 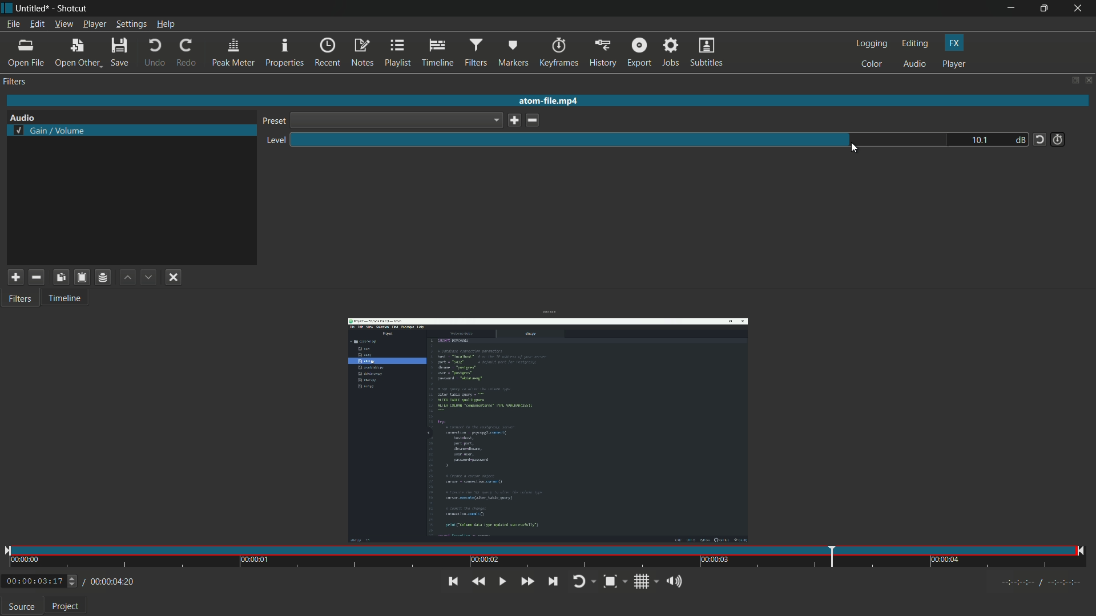 I want to click on minimize, so click(x=1010, y=9).